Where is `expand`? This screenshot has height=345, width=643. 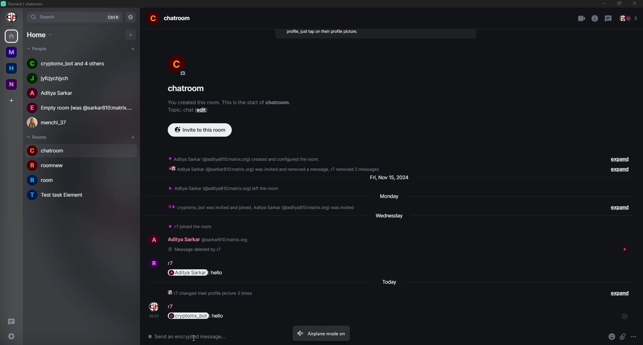 expand is located at coordinates (620, 159).